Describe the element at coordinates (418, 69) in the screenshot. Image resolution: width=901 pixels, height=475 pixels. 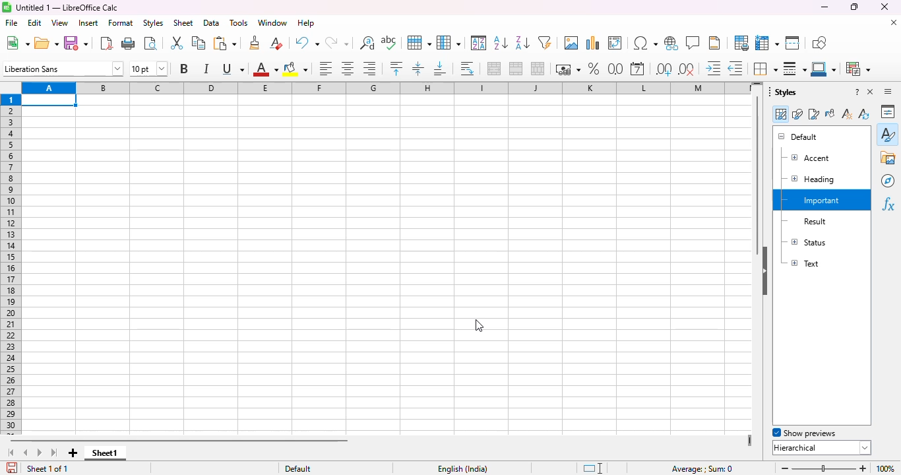
I see `center vertically` at that location.